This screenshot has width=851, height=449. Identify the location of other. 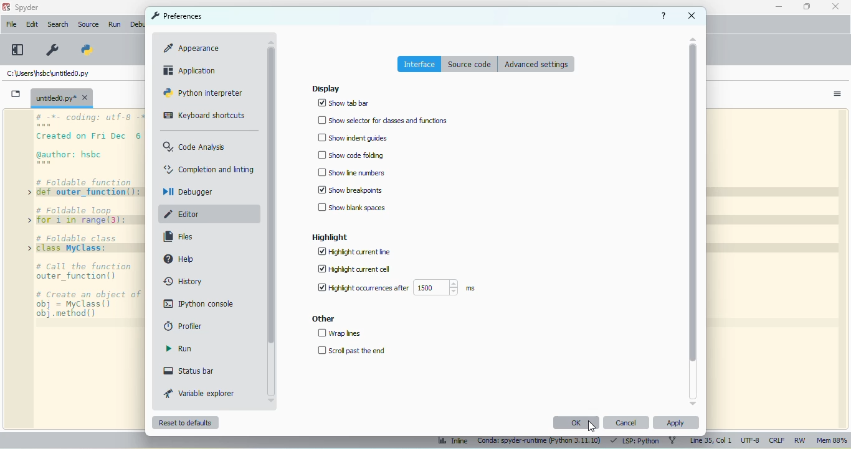
(322, 318).